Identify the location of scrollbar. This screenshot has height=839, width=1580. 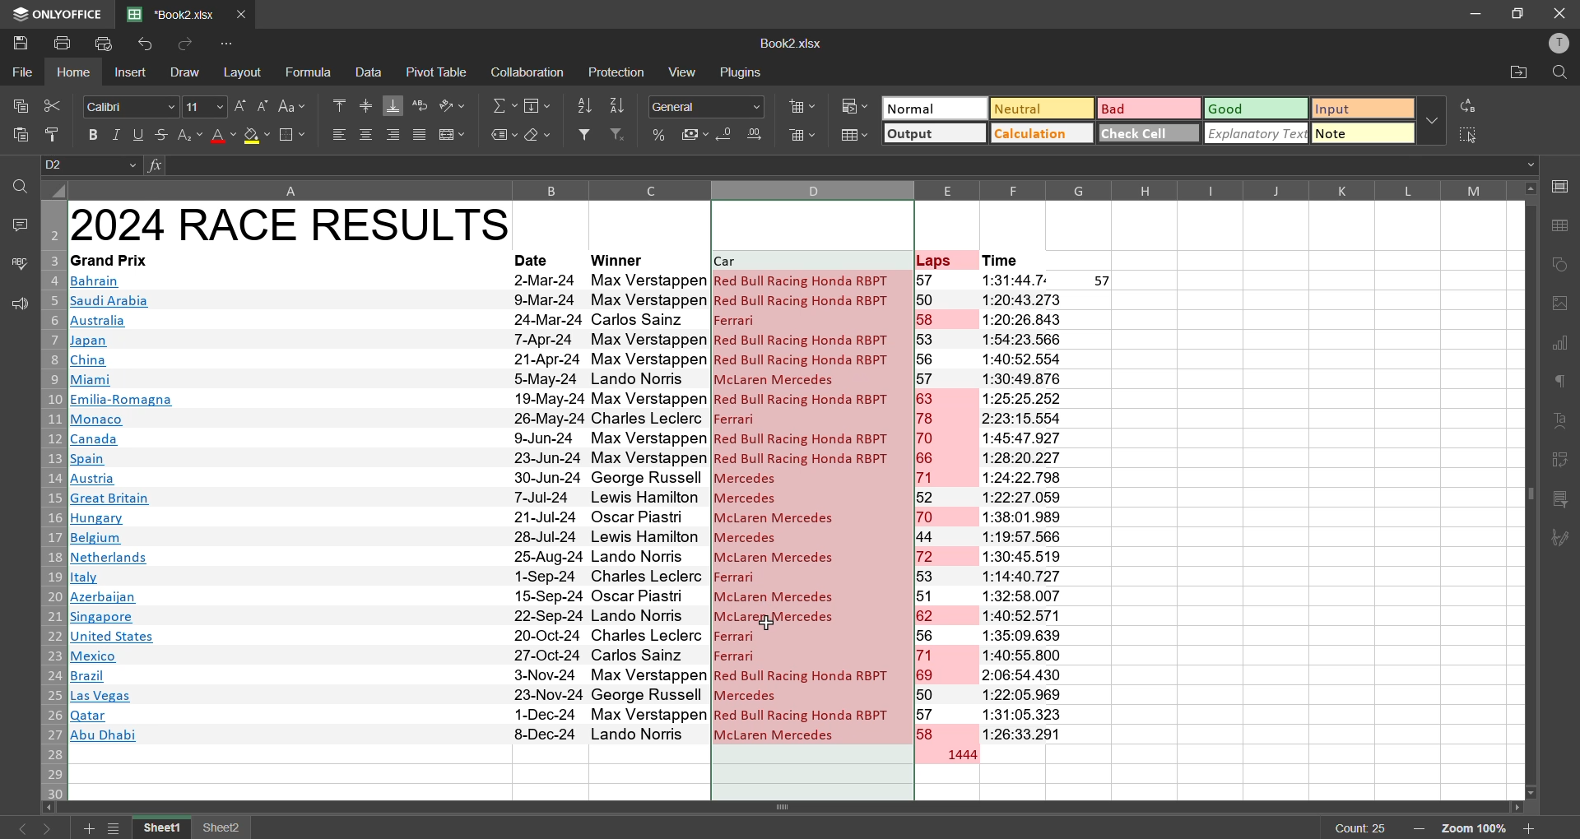
(788, 808).